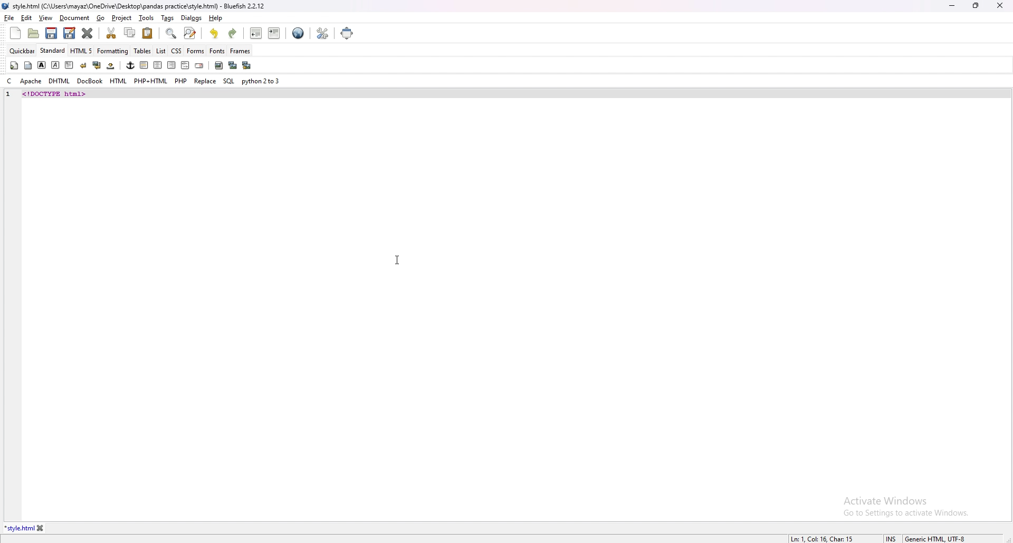  Describe the element at coordinates (113, 51) in the screenshot. I see `formatting` at that location.